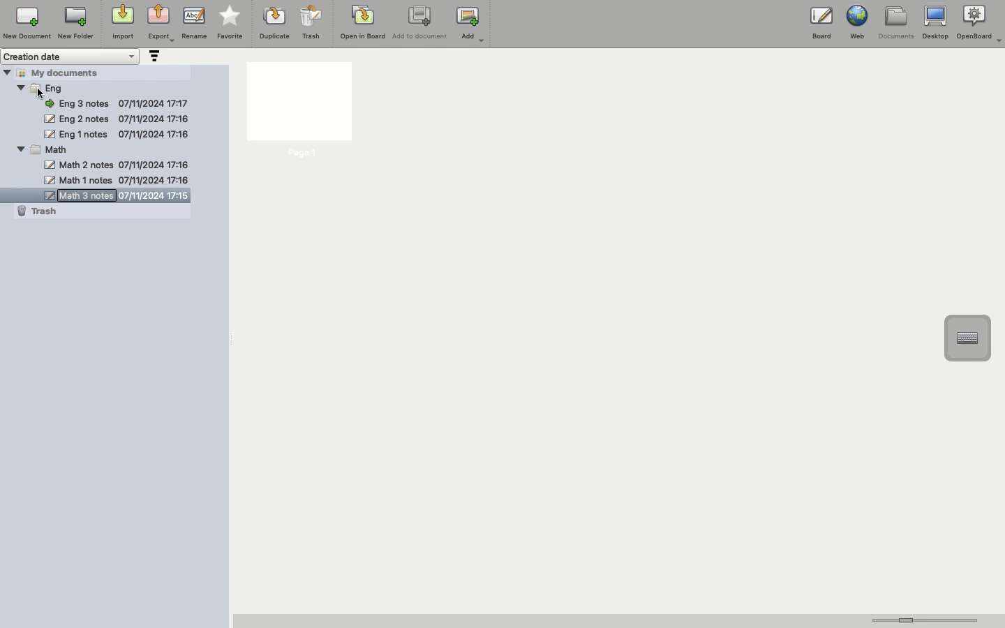  Describe the element at coordinates (311, 22) in the screenshot. I see `Trash` at that location.